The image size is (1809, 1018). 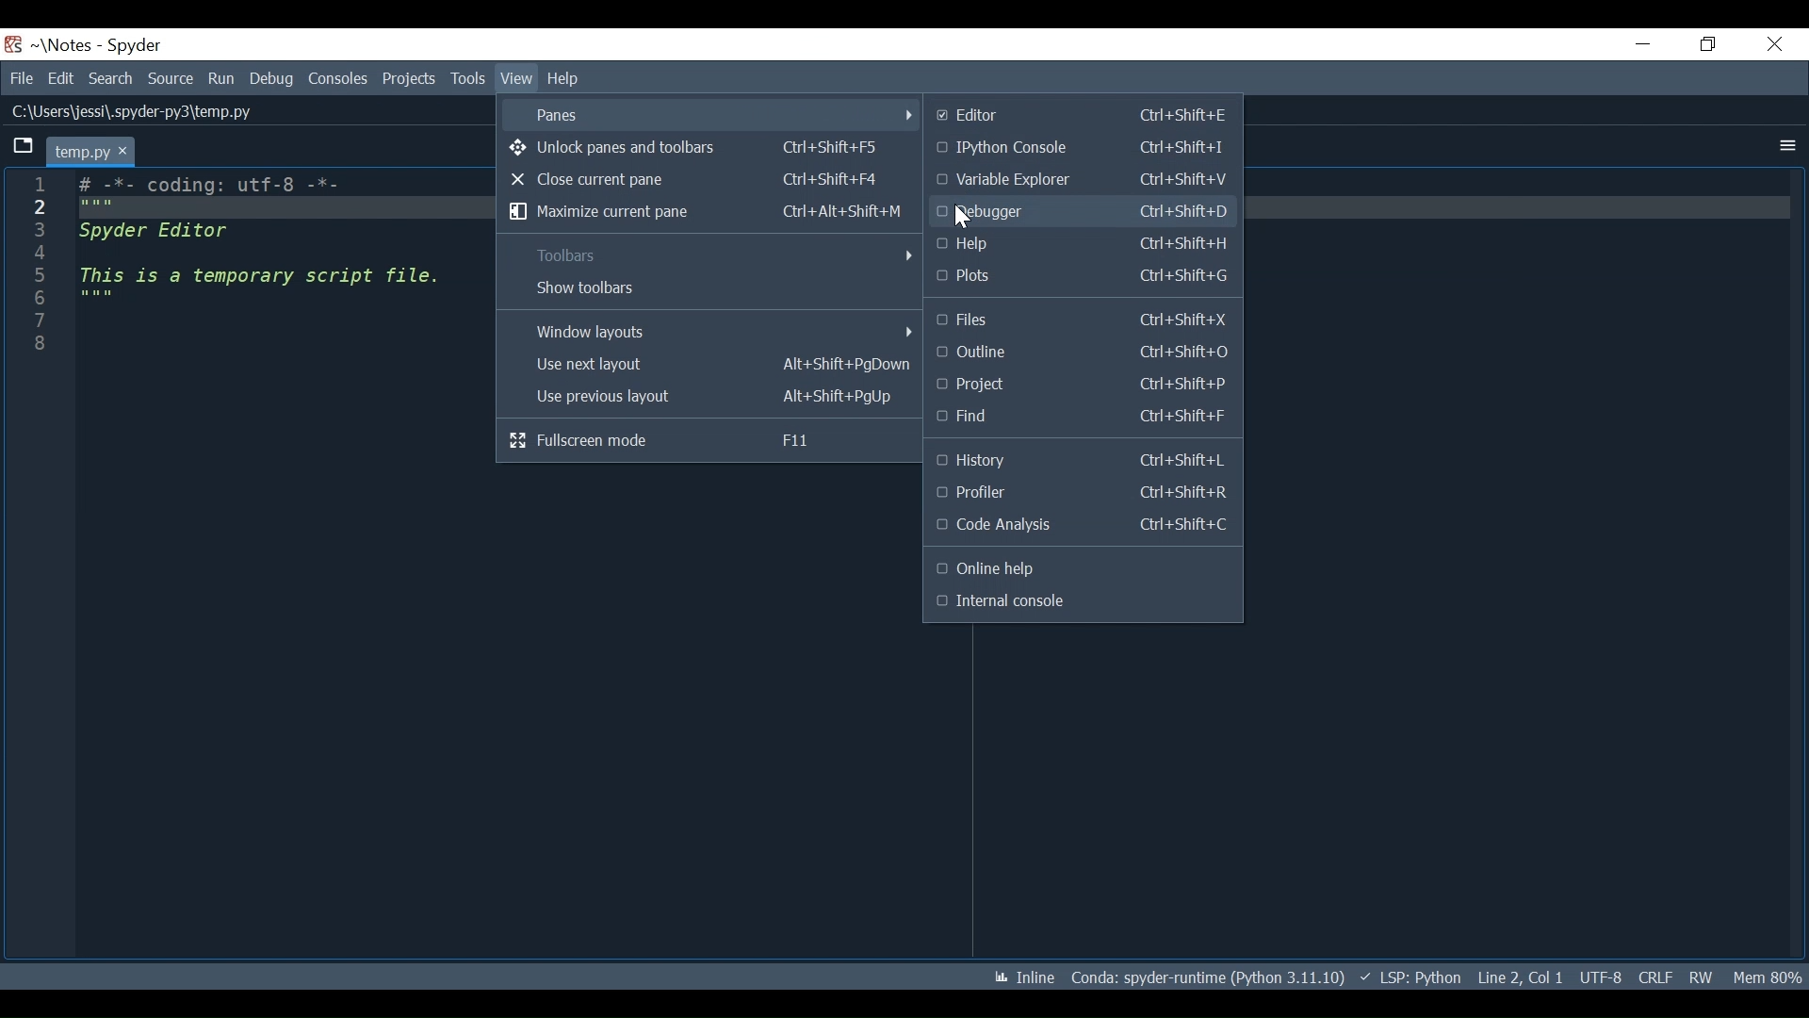 I want to click on Projects Name, so click(x=69, y=45).